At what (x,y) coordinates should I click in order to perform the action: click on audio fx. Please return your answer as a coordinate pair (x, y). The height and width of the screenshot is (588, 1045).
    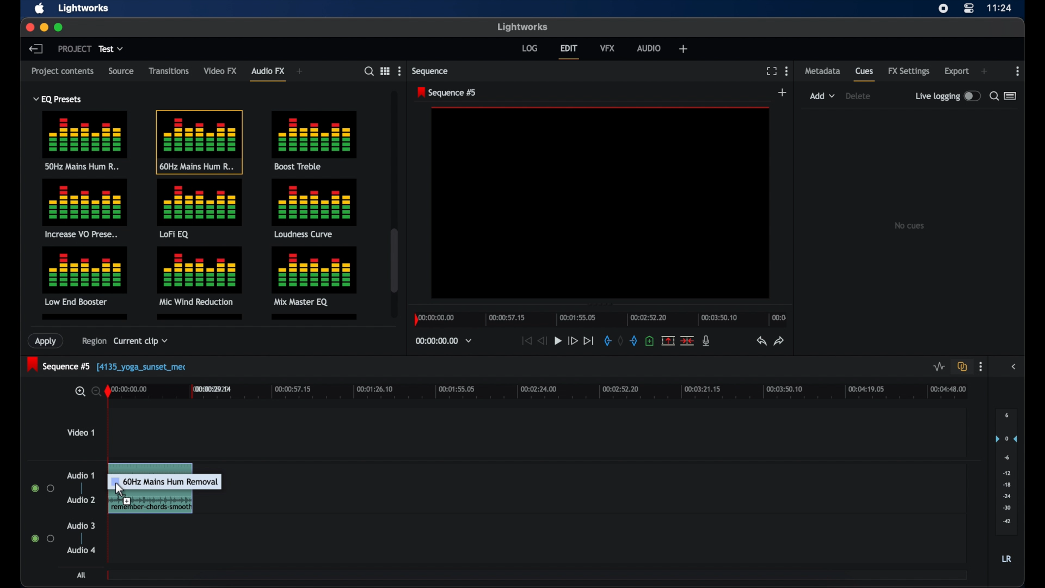
    Looking at the image, I should click on (268, 73).